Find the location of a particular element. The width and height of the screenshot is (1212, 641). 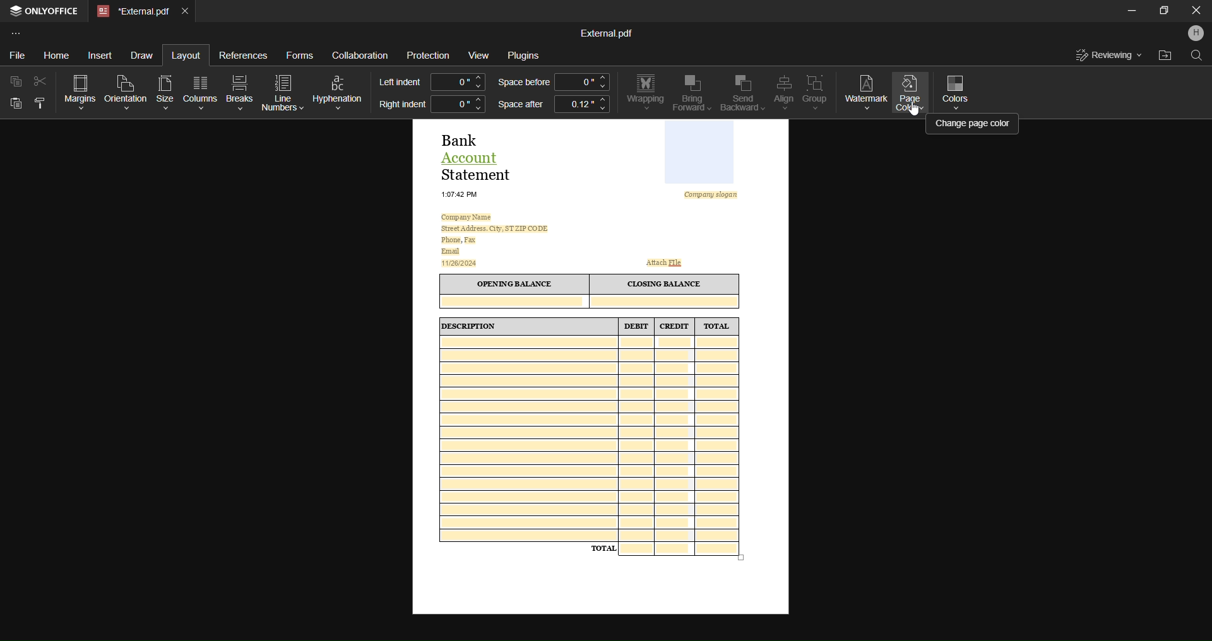

Columns is located at coordinates (202, 91).